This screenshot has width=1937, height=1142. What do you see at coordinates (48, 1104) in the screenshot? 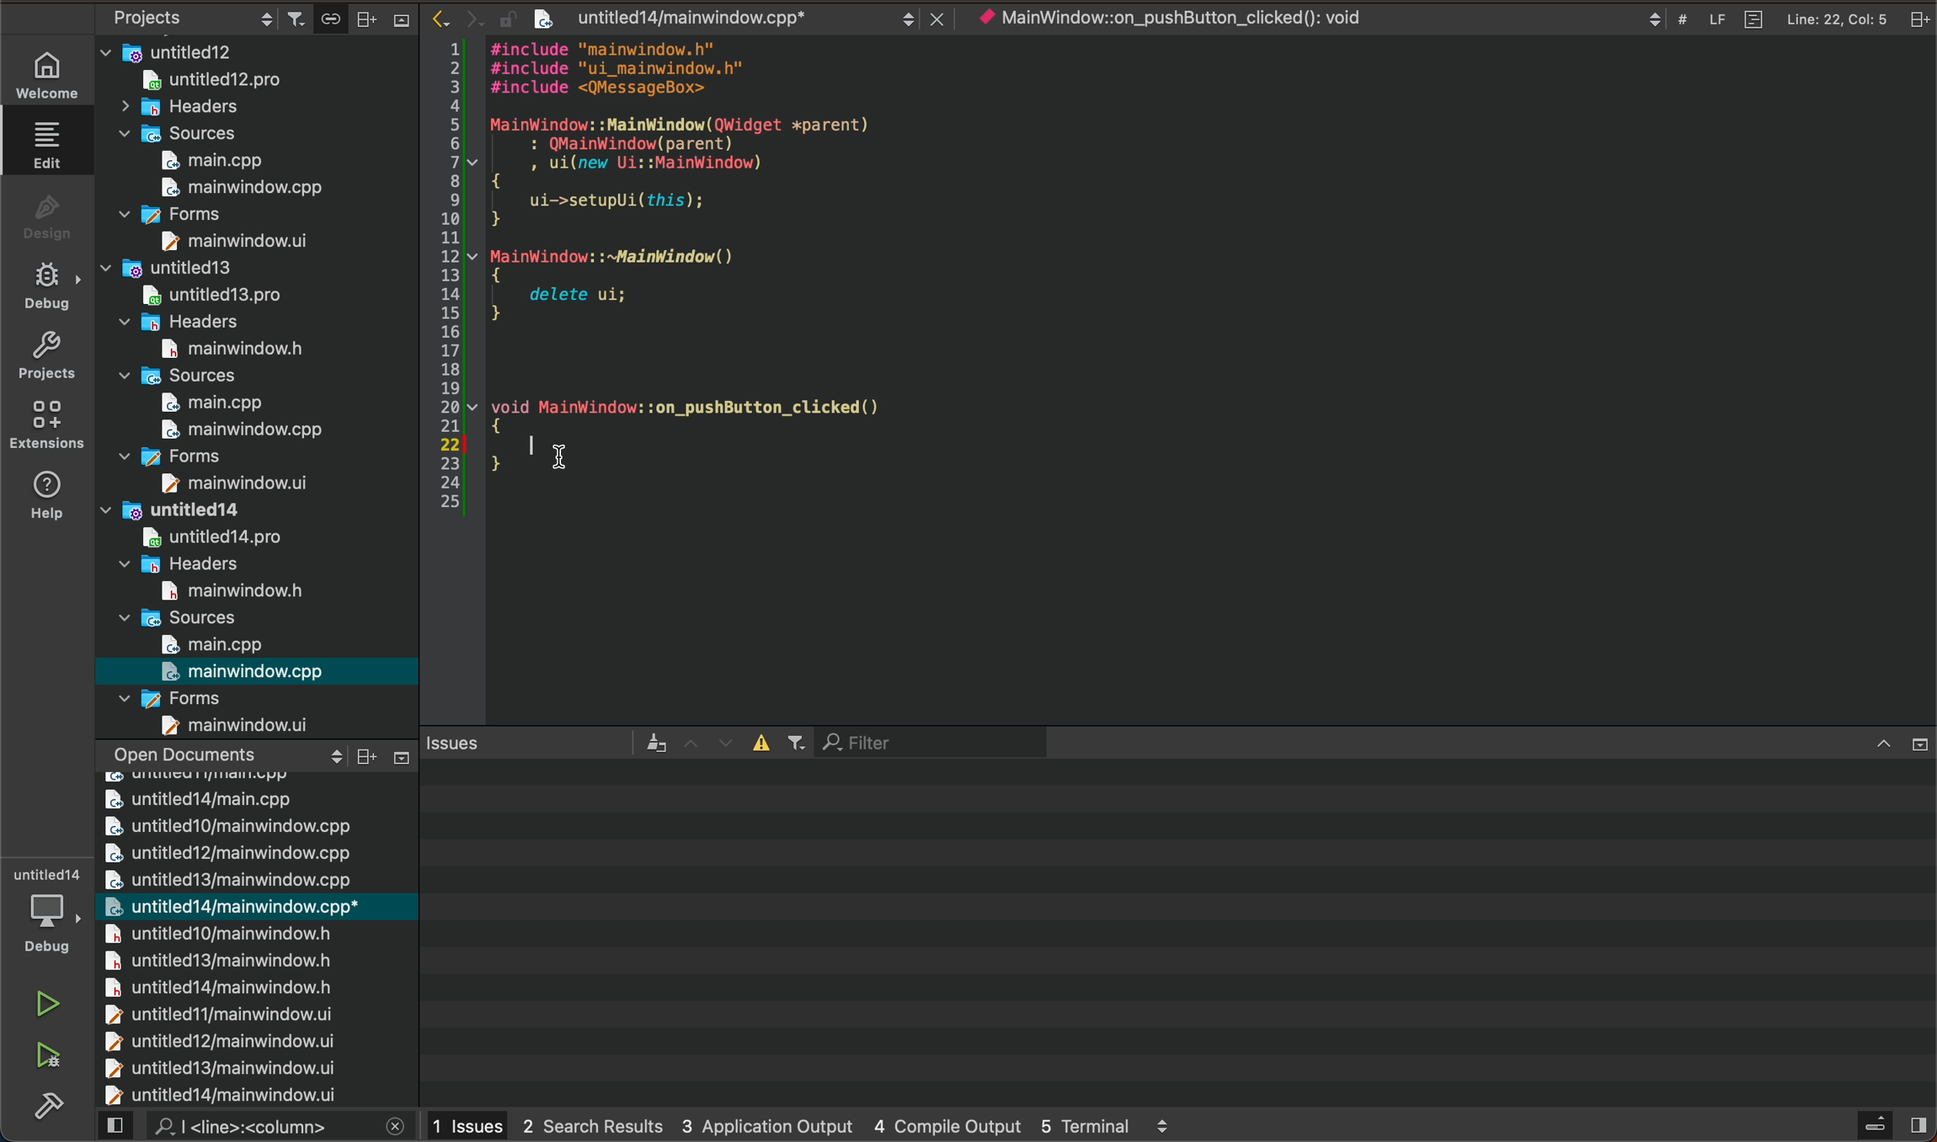
I see `` at bounding box center [48, 1104].